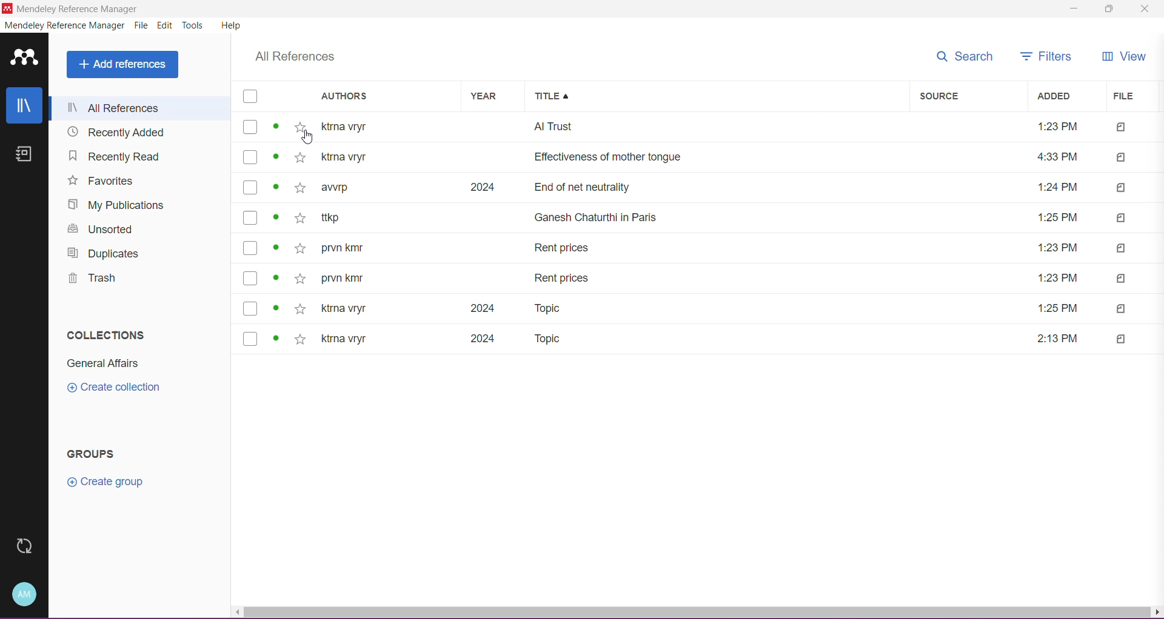  Describe the element at coordinates (139, 107) in the screenshot. I see `All References` at that location.